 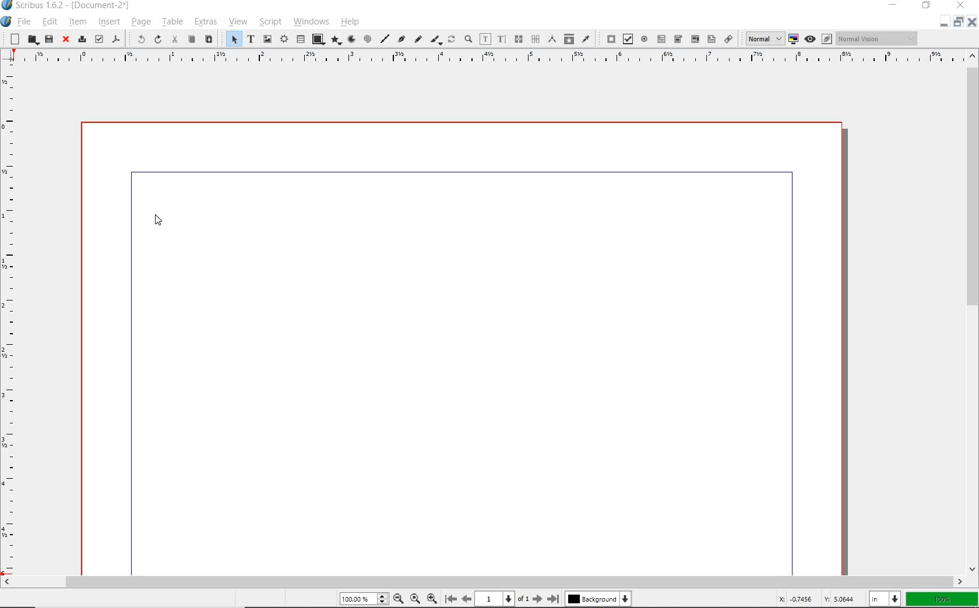 What do you see at coordinates (569, 38) in the screenshot?
I see `copy item properties` at bounding box center [569, 38].